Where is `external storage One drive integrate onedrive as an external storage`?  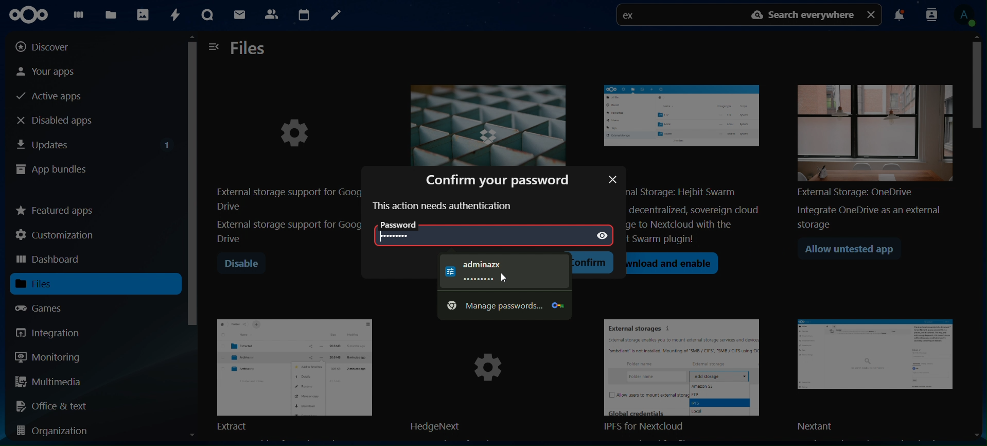
external storage One drive integrate onedrive as an external storage is located at coordinates (871, 152).